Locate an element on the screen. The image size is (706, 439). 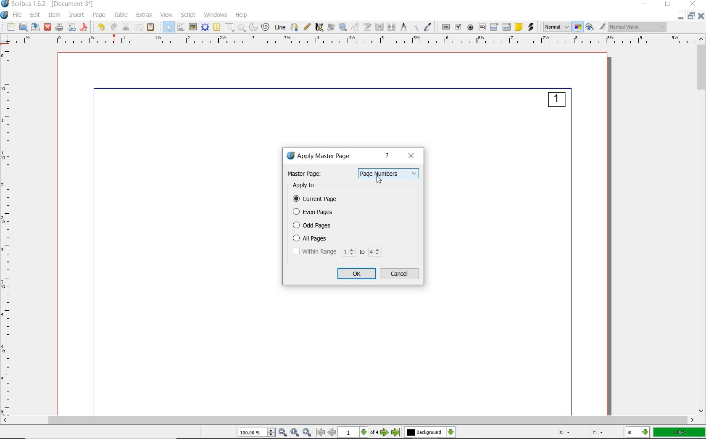
current page is located at coordinates (317, 199).